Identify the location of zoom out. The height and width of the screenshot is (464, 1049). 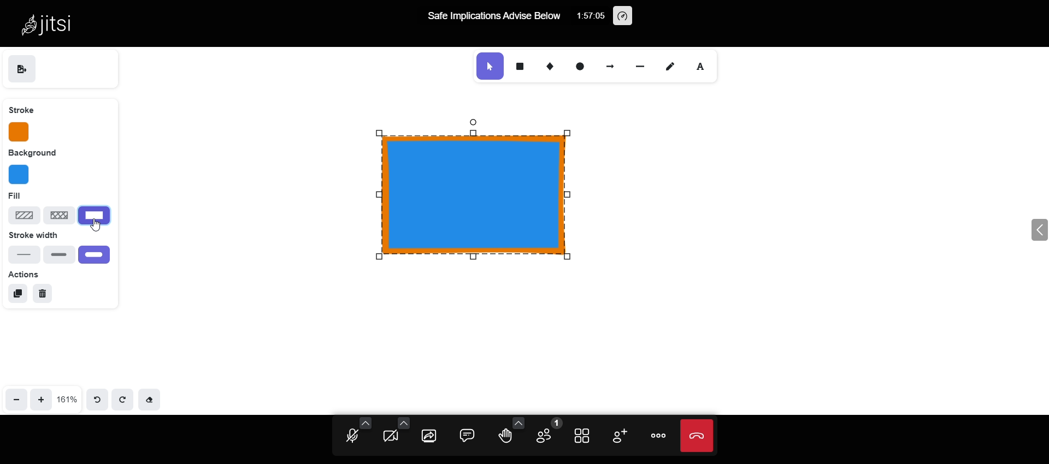
(14, 401).